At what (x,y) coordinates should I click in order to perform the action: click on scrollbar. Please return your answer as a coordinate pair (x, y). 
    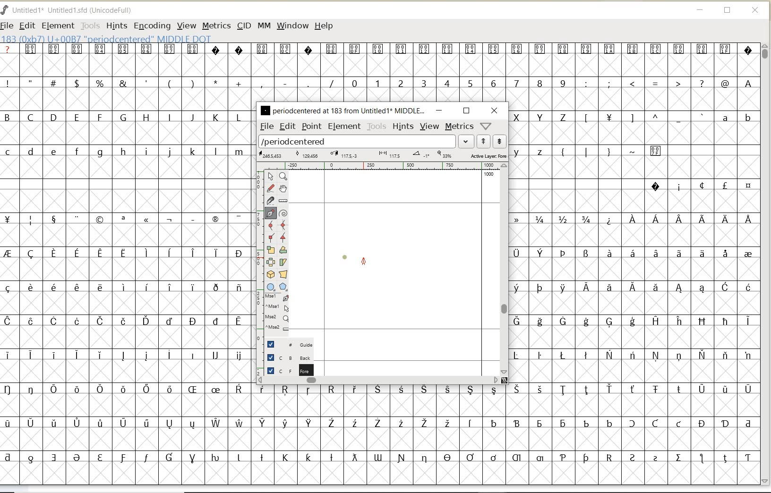
    Looking at the image, I should click on (378, 380).